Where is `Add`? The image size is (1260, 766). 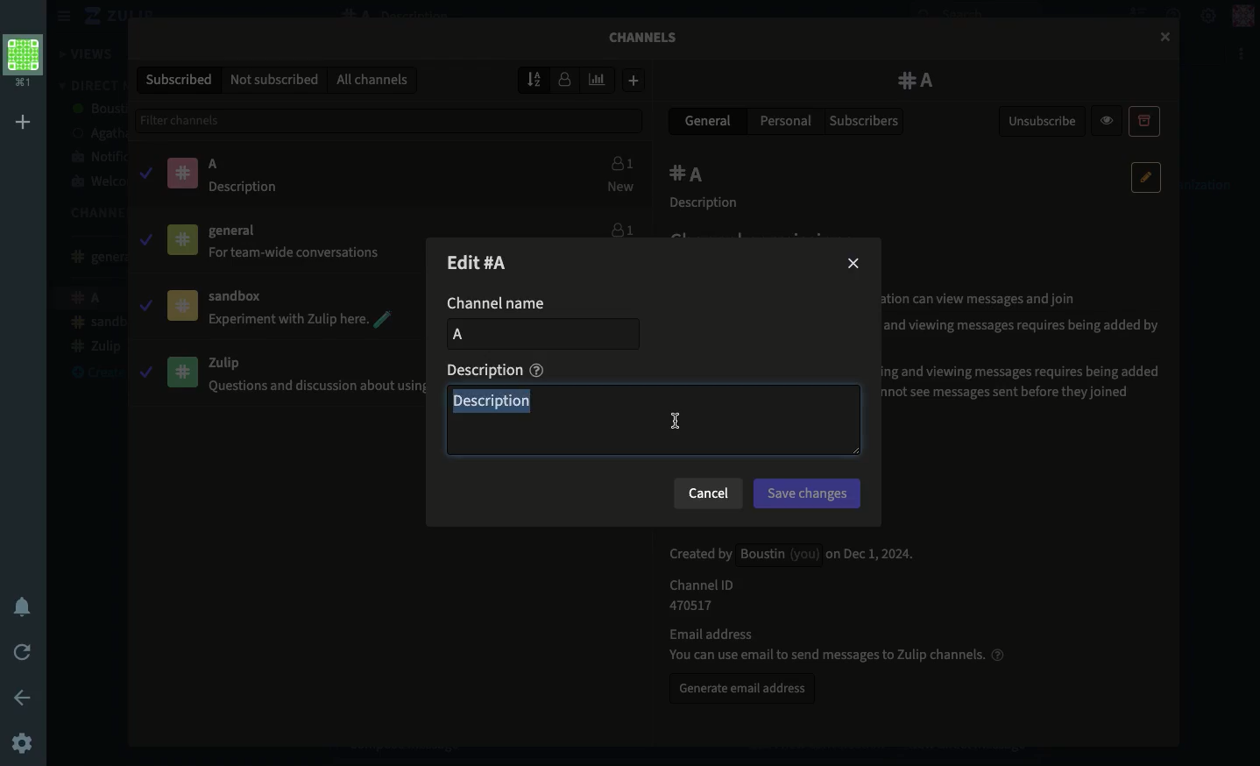 Add is located at coordinates (26, 122).